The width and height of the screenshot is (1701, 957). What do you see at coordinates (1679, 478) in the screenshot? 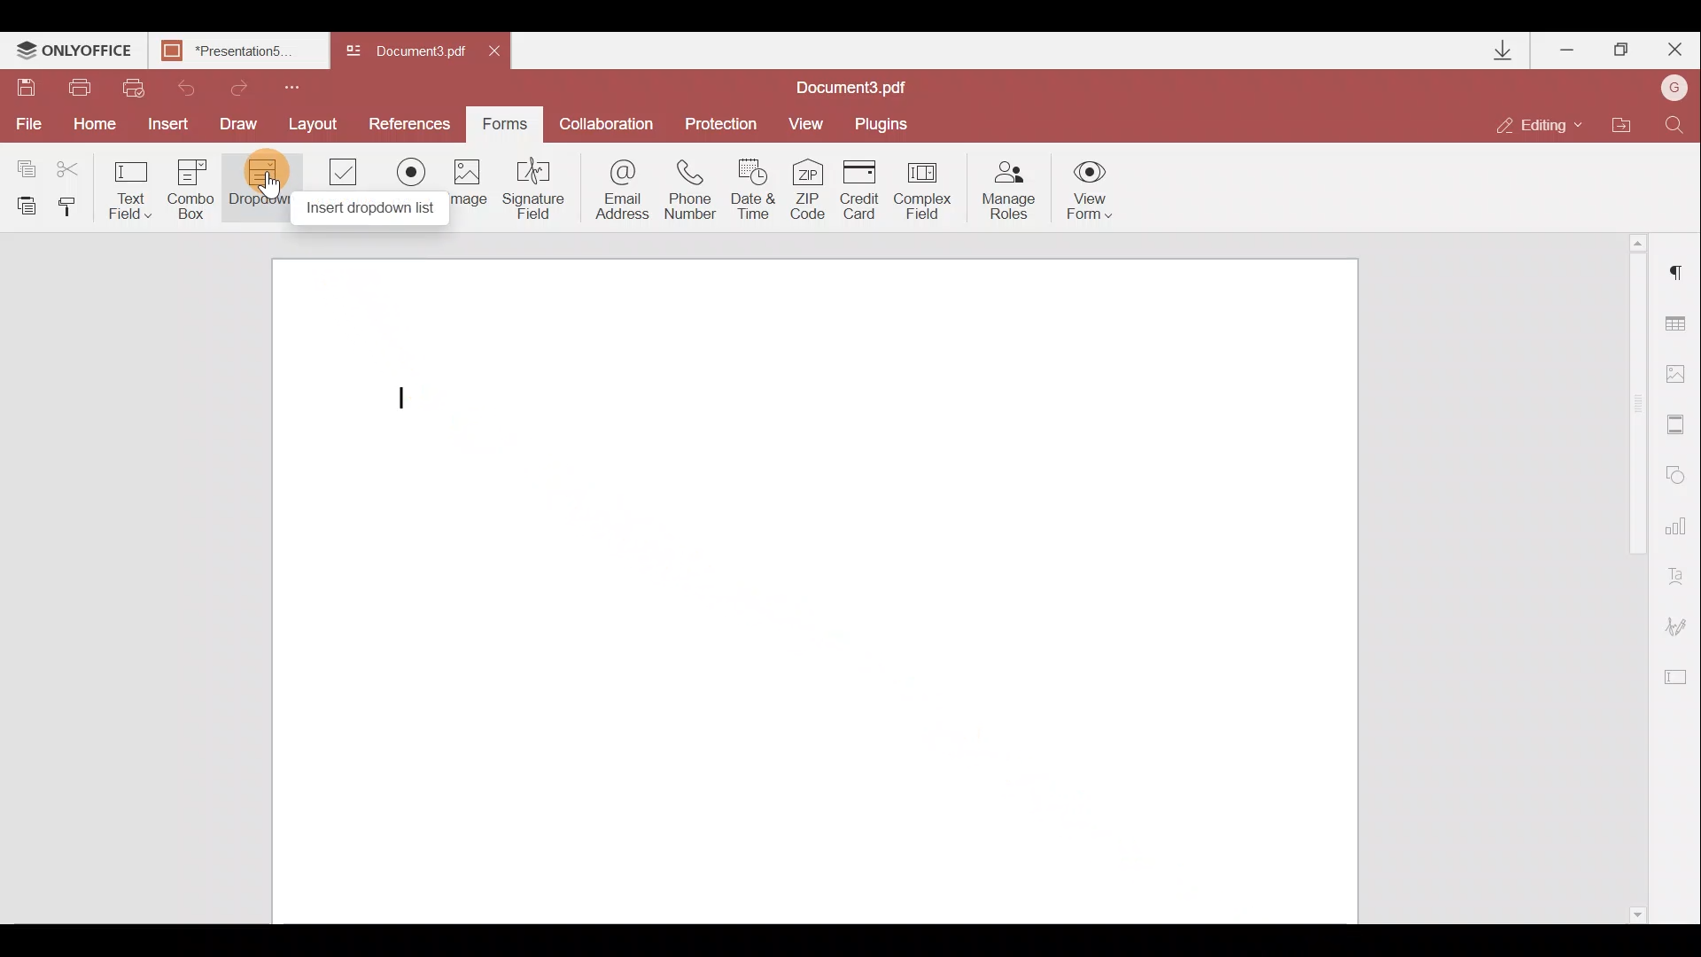
I see `Shapes settings` at bounding box center [1679, 478].